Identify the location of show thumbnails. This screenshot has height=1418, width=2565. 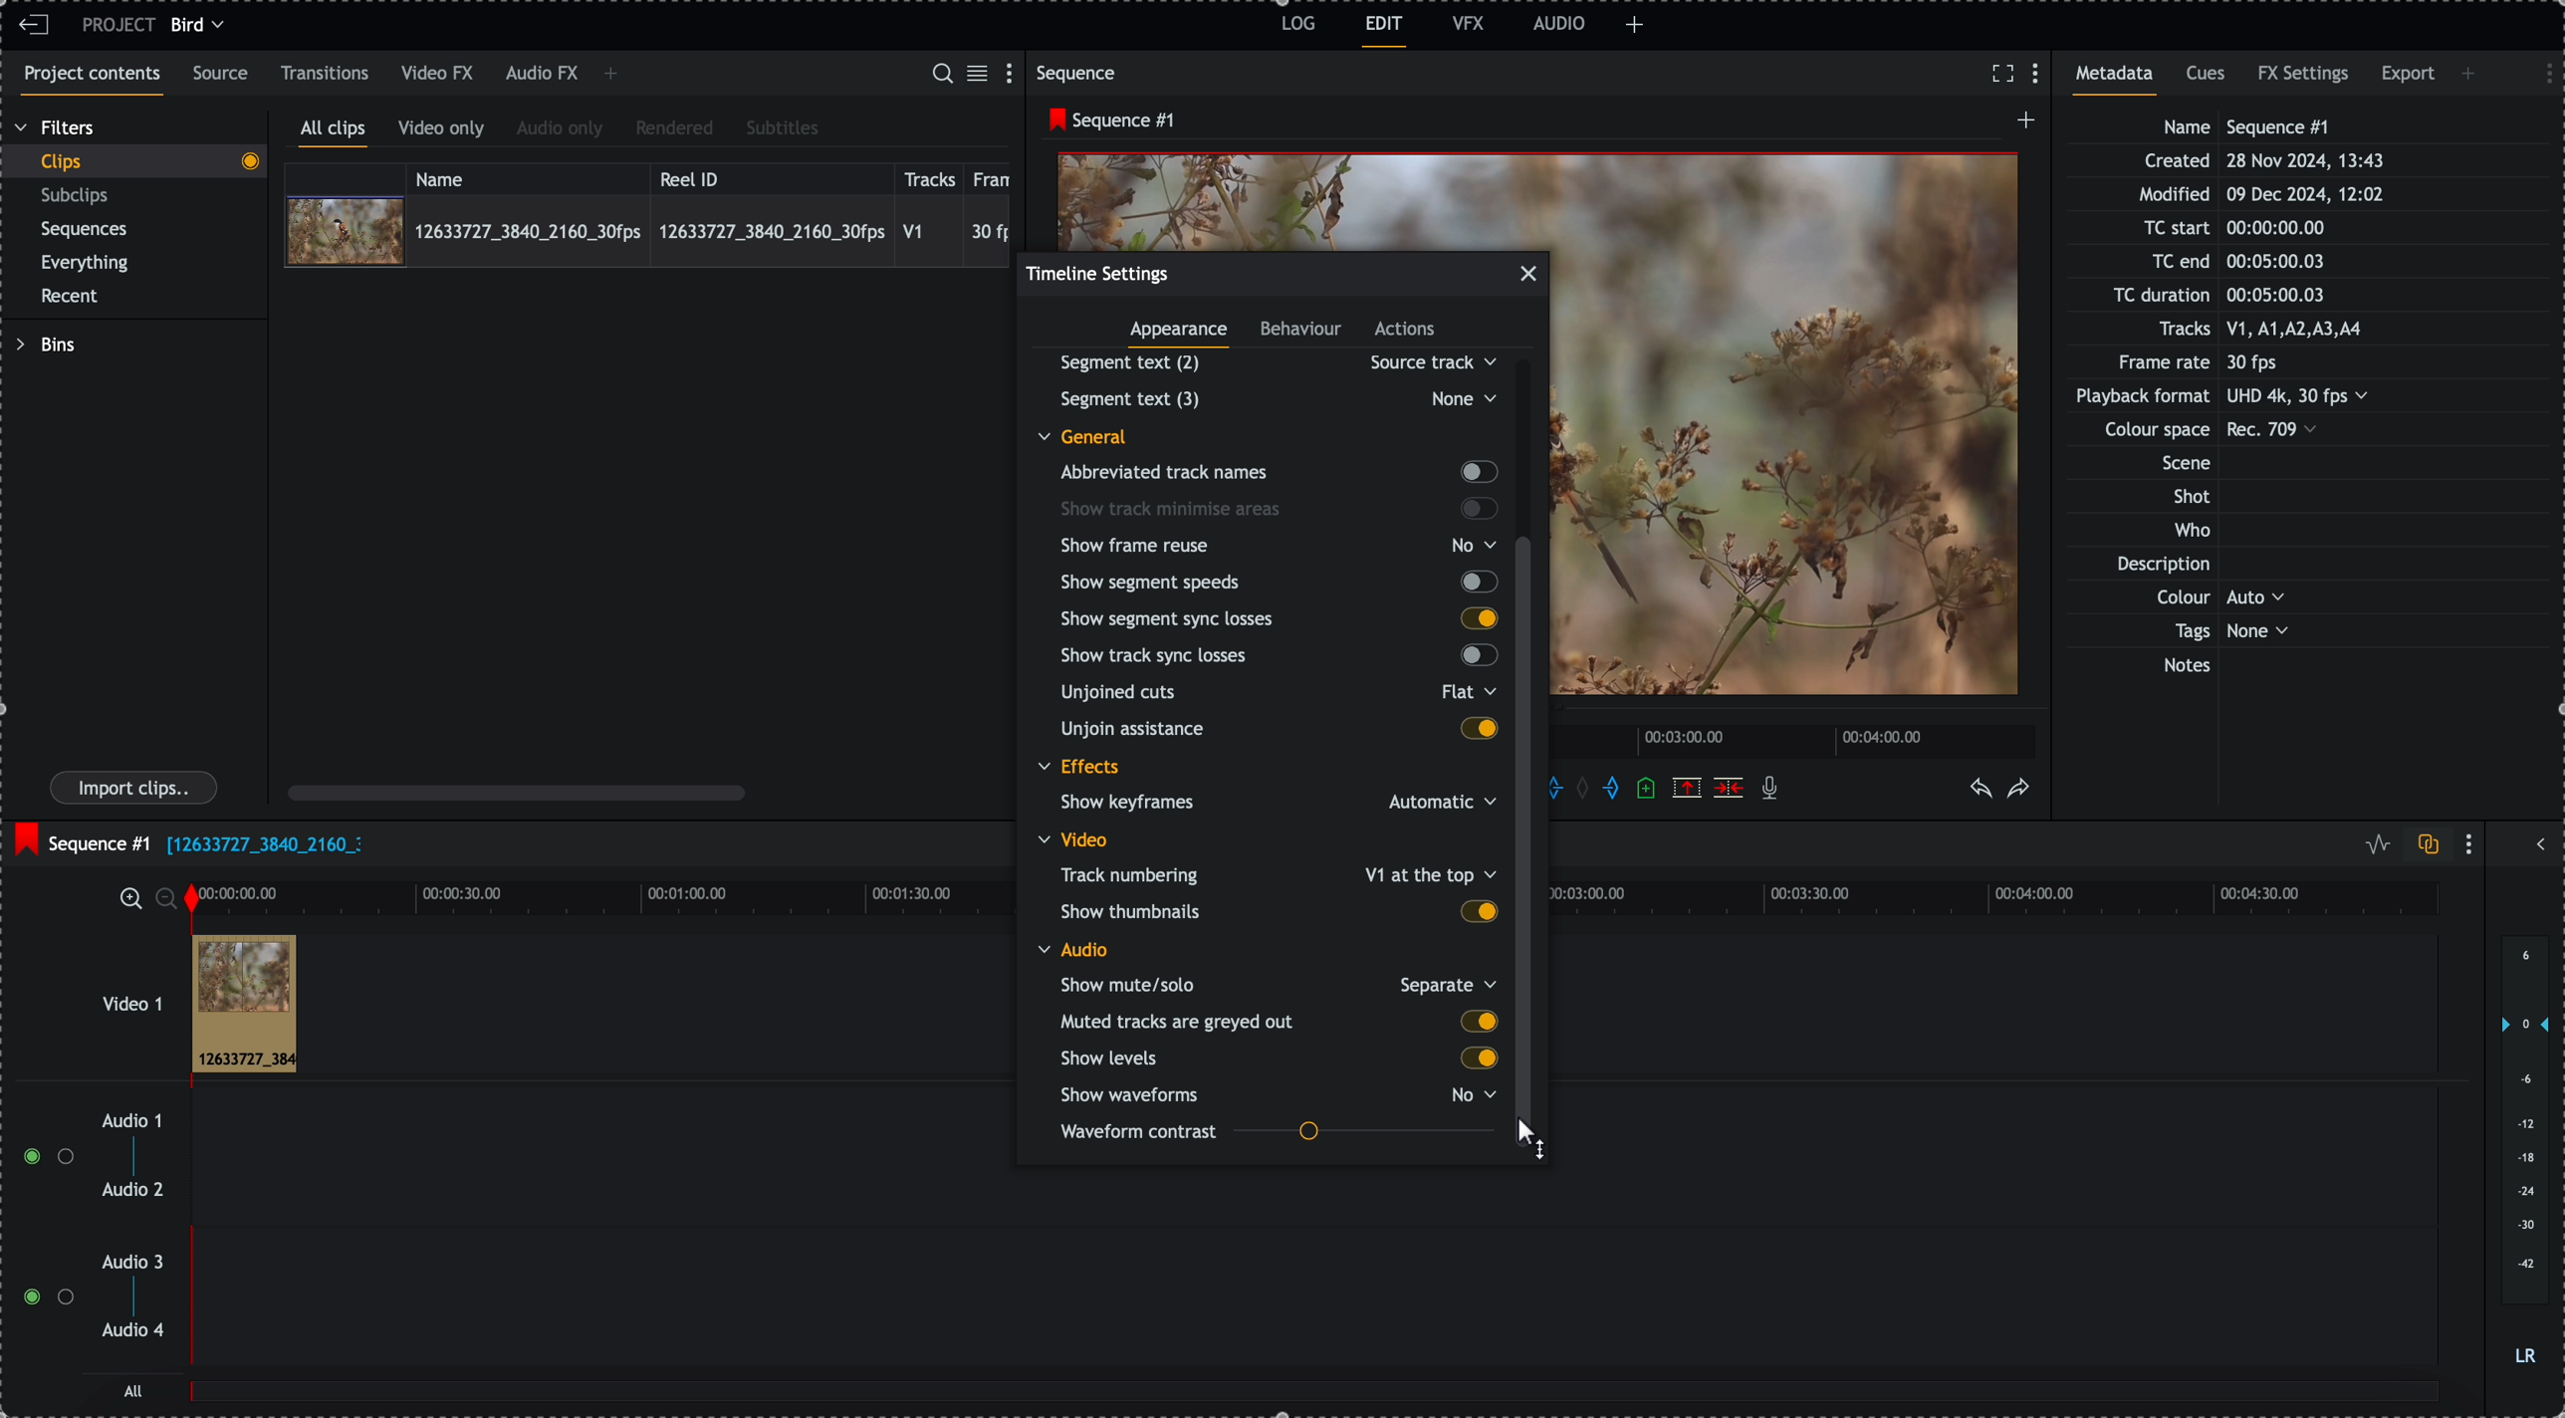
(1278, 910).